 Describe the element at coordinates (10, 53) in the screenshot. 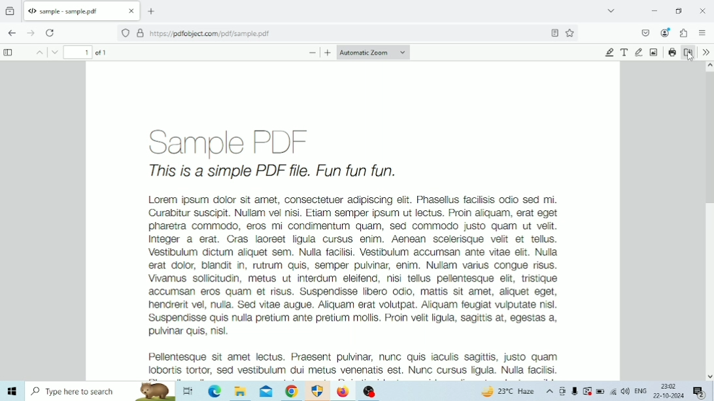

I see `Toggle Sidebar` at that location.